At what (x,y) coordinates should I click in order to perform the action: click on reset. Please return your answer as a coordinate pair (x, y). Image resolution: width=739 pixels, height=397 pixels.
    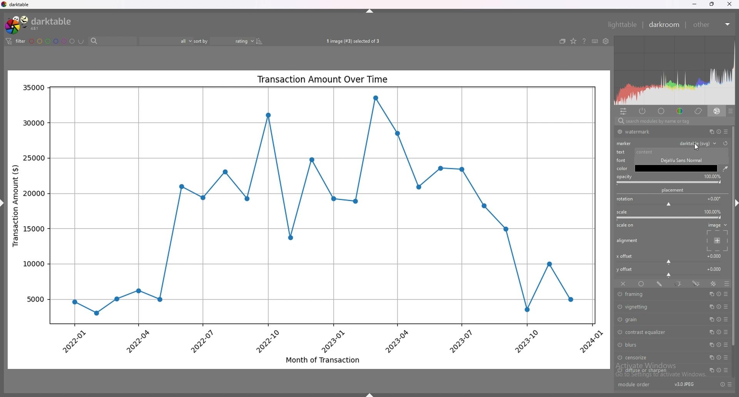
    Looking at the image, I should click on (717, 332).